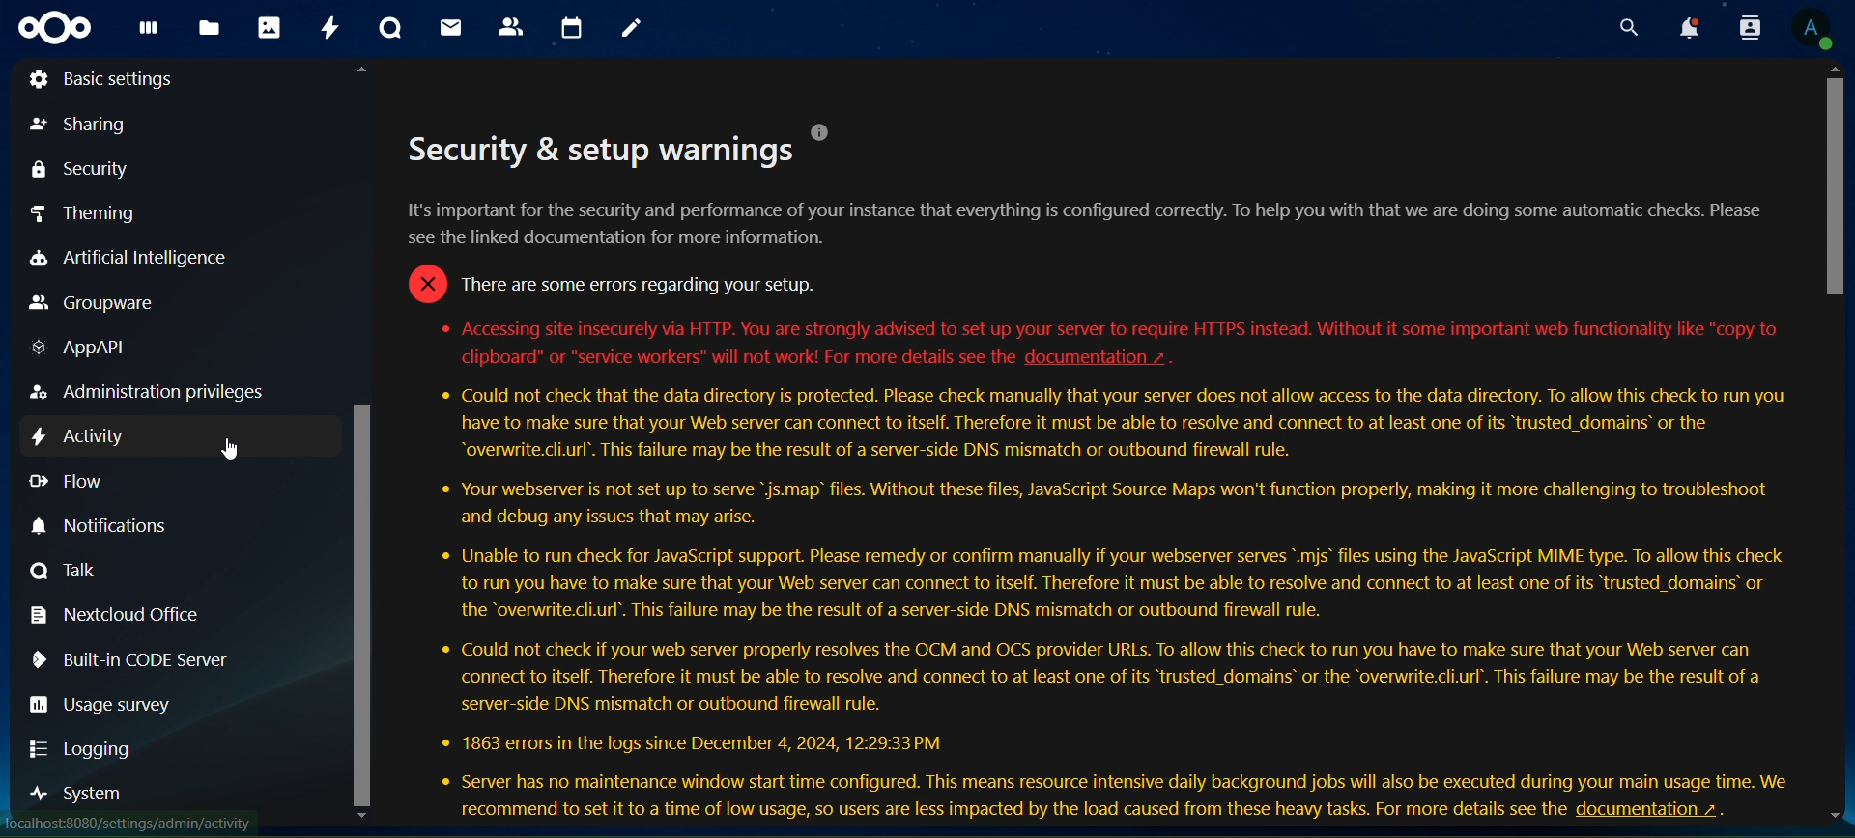 The height and width of the screenshot is (838, 1855). What do you see at coordinates (1622, 26) in the screenshot?
I see `search` at bounding box center [1622, 26].